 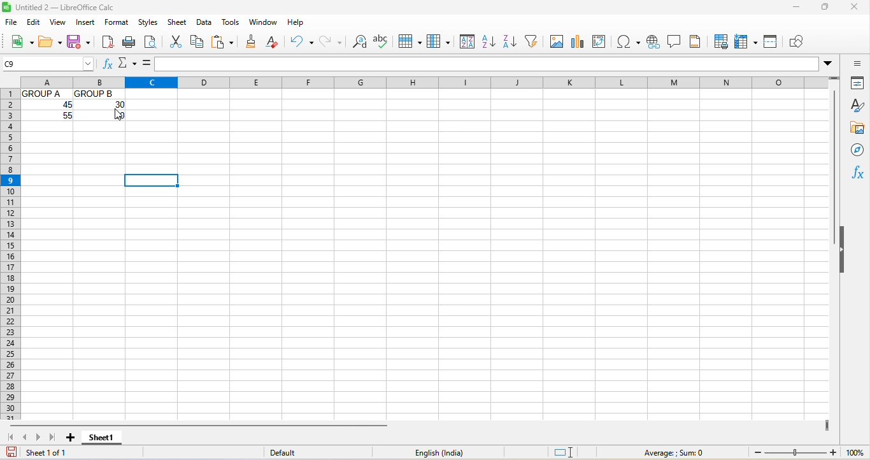 What do you see at coordinates (34, 24) in the screenshot?
I see `edit` at bounding box center [34, 24].